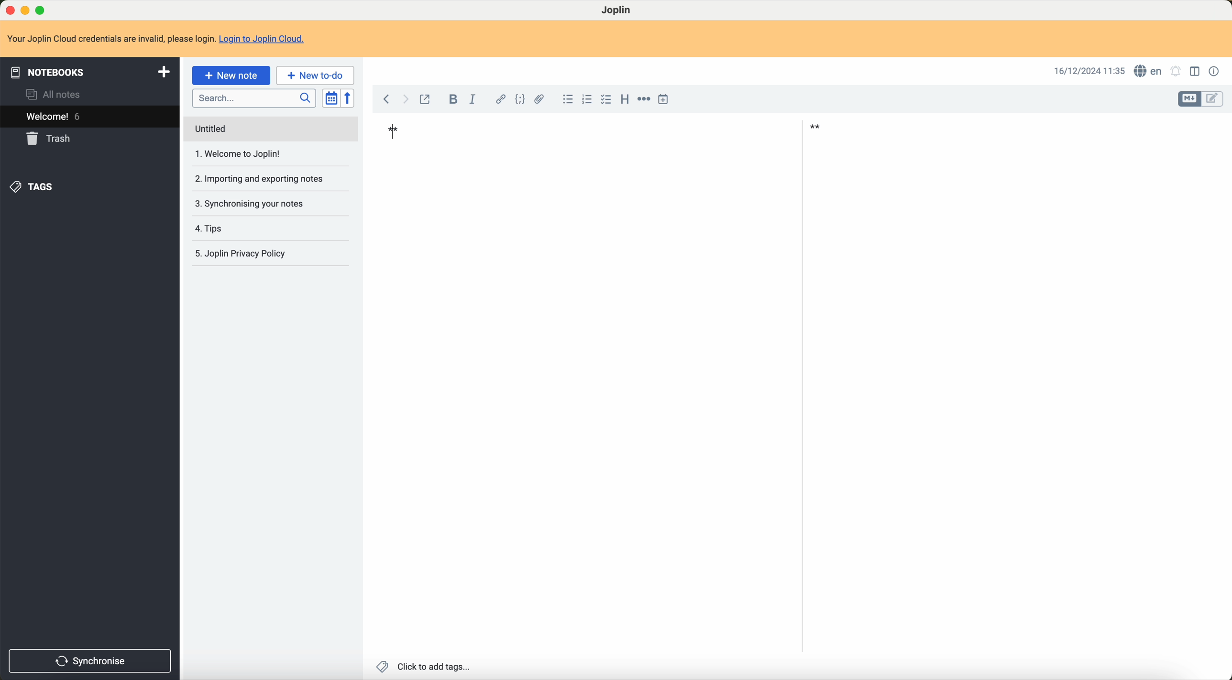 The width and height of the screenshot is (1232, 680). What do you see at coordinates (55, 118) in the screenshot?
I see `welcome` at bounding box center [55, 118].